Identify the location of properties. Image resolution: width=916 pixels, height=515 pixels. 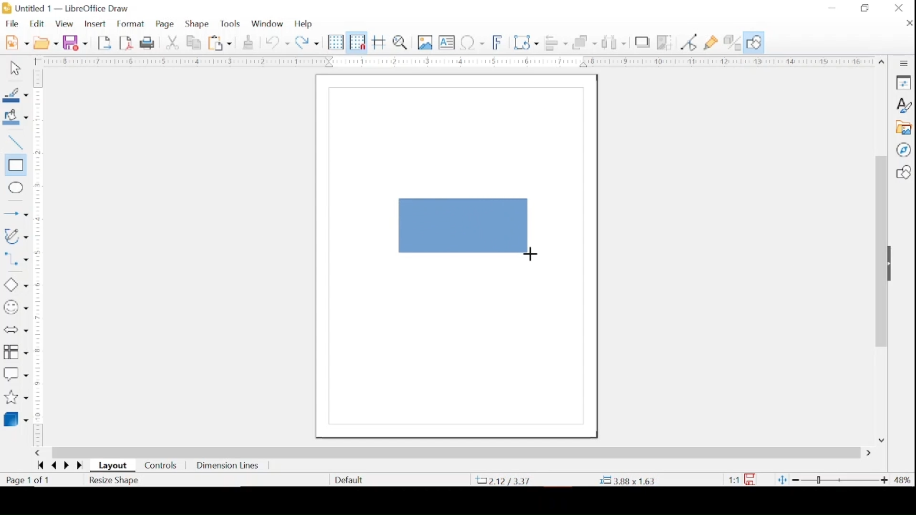
(903, 82).